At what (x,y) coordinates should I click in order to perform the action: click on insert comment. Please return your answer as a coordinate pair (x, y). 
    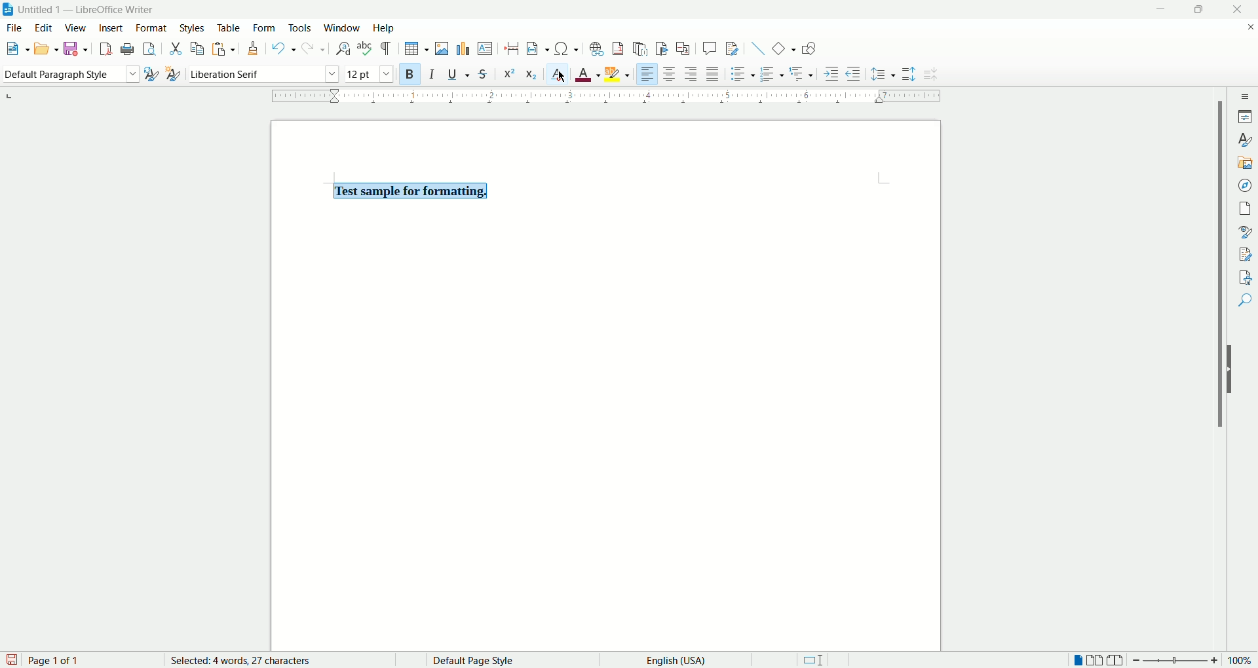
    Looking at the image, I should click on (710, 49).